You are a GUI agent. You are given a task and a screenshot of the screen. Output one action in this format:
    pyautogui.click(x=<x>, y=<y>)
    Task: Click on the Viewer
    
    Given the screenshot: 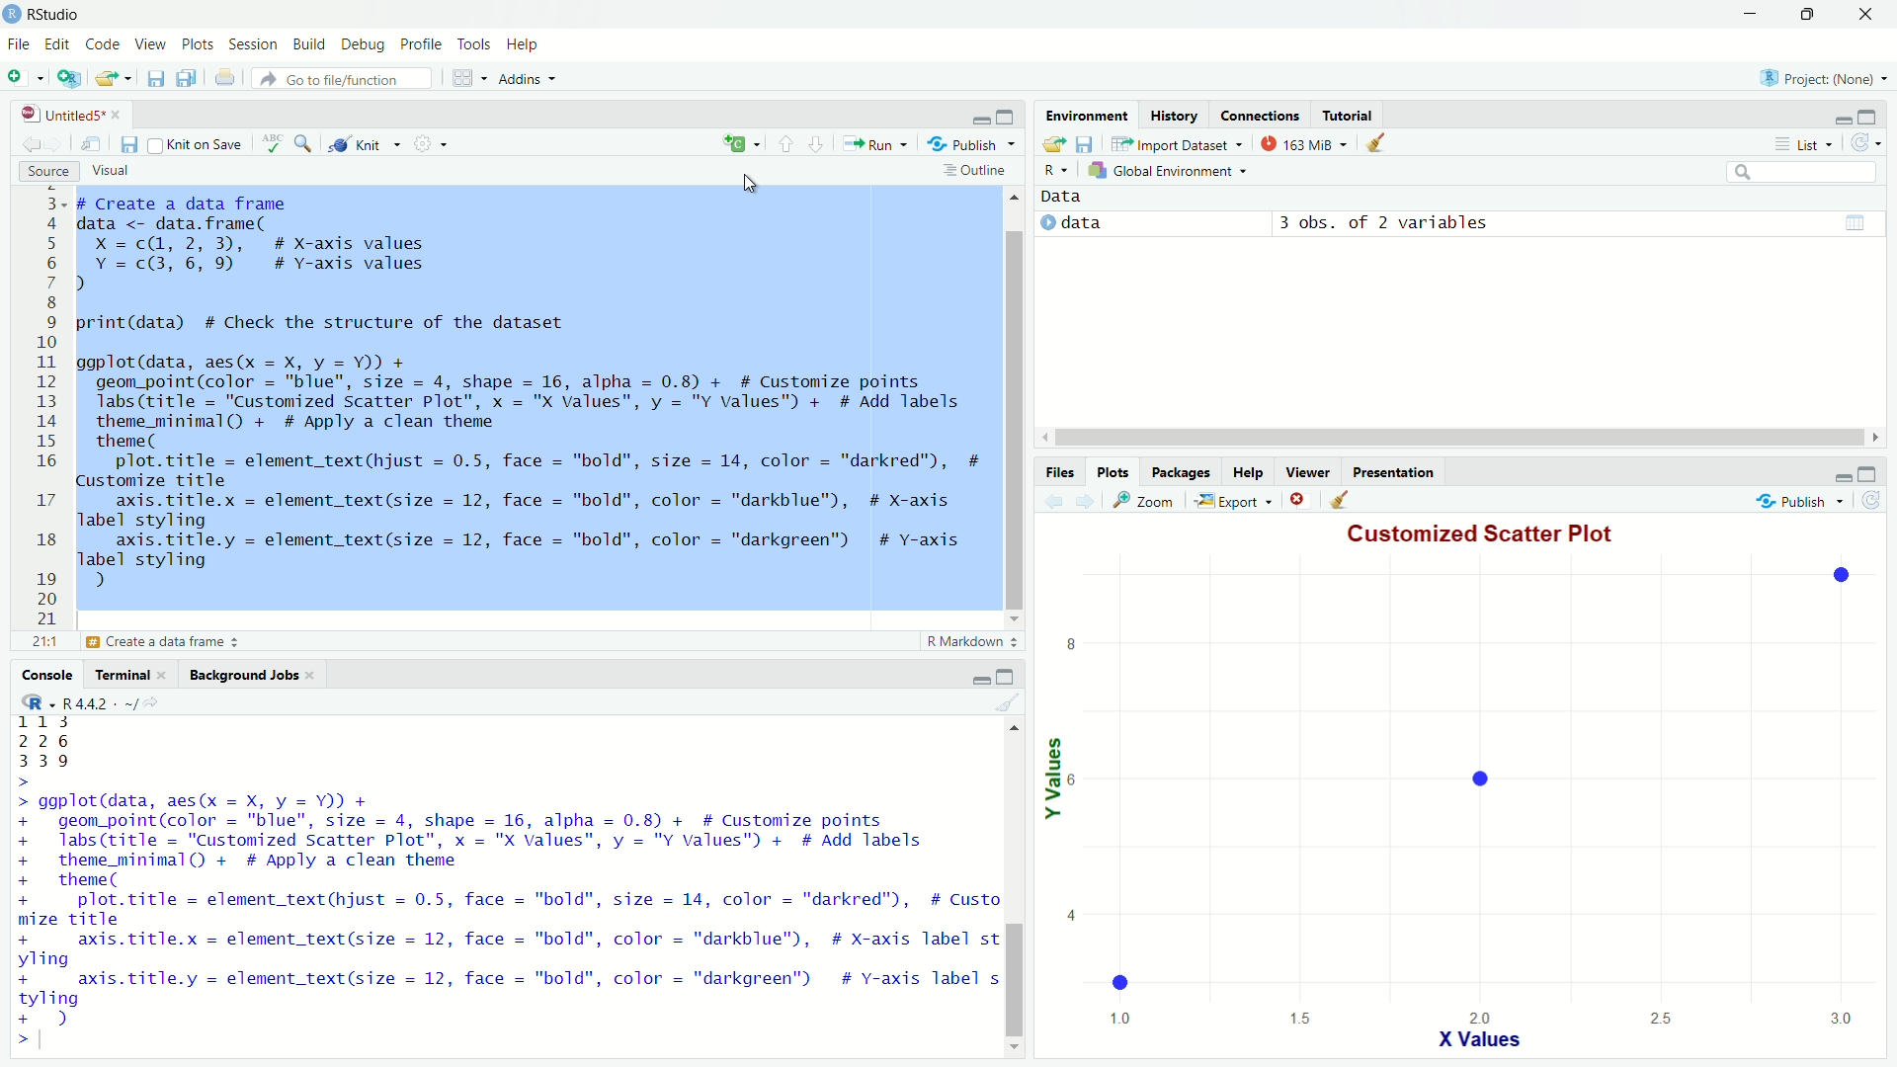 What is the action you would take?
    pyautogui.click(x=1305, y=475)
    